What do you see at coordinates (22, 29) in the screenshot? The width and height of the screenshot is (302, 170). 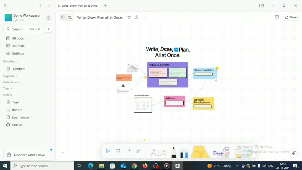 I see `Search` at bounding box center [22, 29].